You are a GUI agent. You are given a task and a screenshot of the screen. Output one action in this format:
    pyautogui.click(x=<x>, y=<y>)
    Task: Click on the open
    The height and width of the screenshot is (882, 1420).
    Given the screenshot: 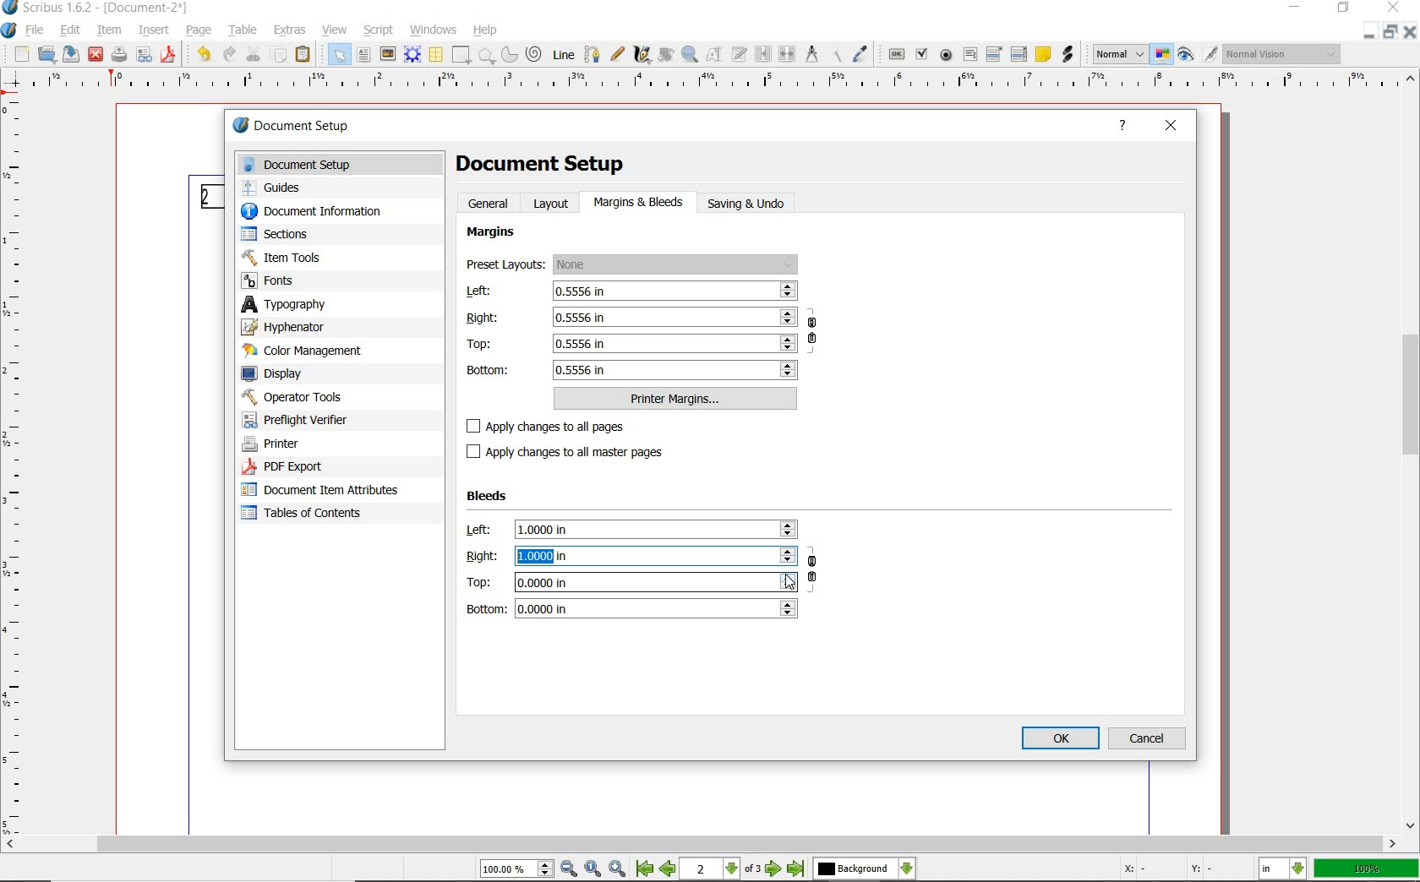 What is the action you would take?
    pyautogui.click(x=47, y=56)
    